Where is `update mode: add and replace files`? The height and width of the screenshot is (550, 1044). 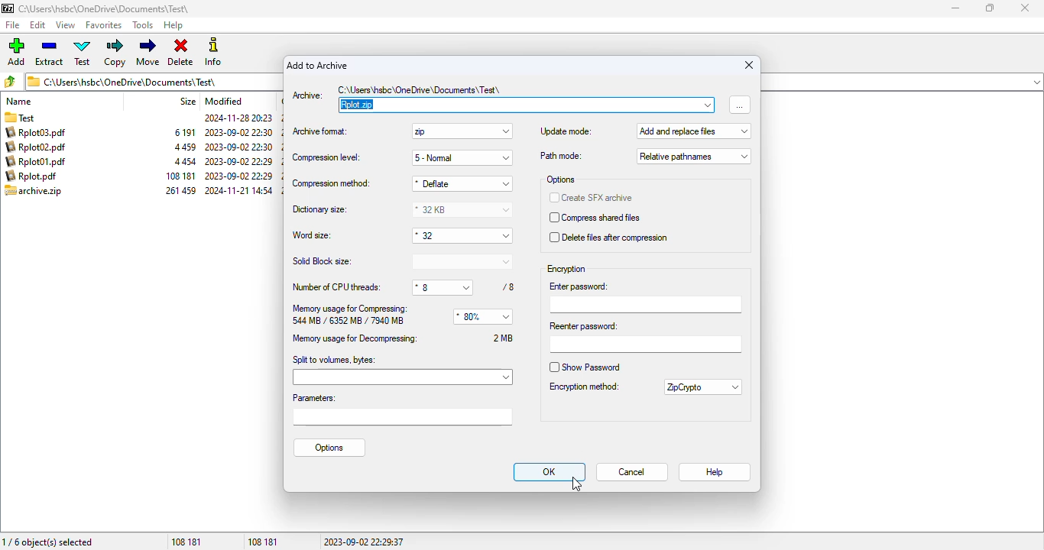 update mode: add and replace files is located at coordinates (644, 131).